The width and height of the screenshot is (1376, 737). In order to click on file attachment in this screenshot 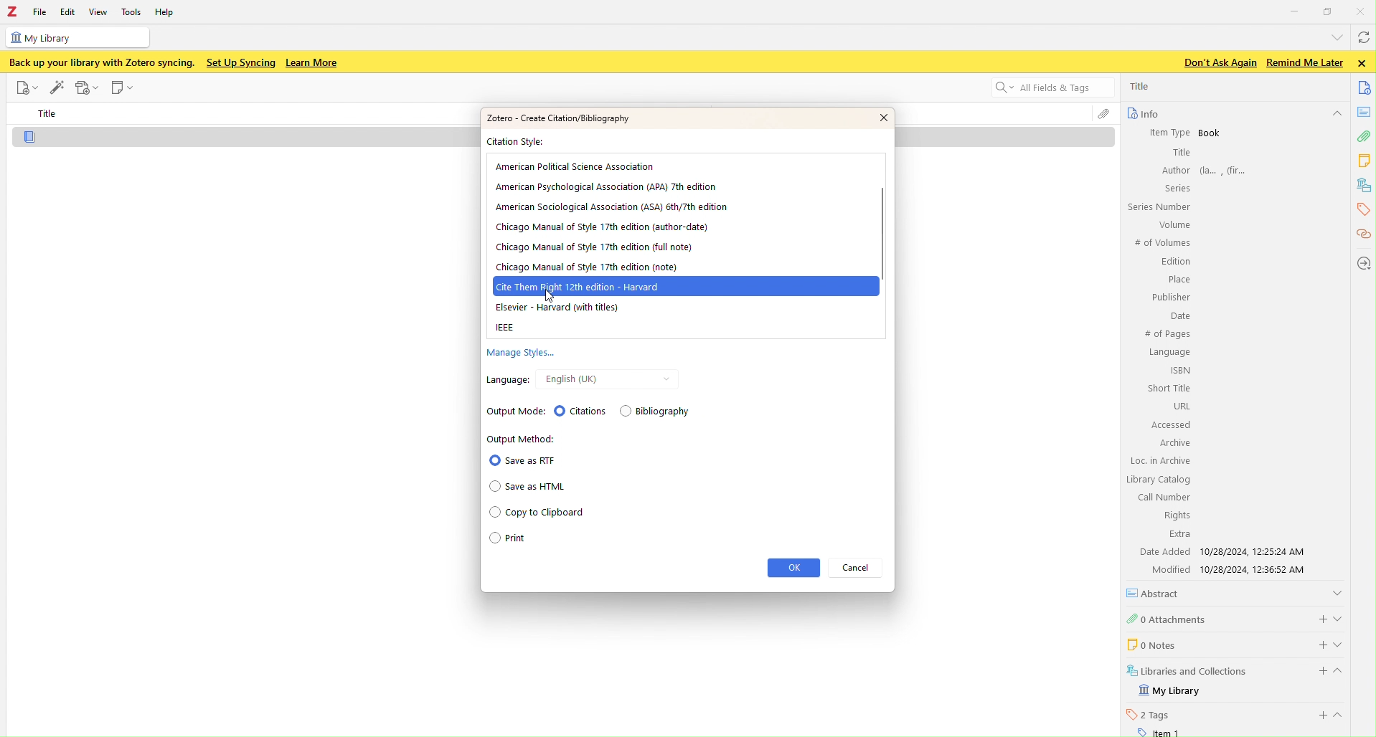, I will do `click(1103, 115)`.